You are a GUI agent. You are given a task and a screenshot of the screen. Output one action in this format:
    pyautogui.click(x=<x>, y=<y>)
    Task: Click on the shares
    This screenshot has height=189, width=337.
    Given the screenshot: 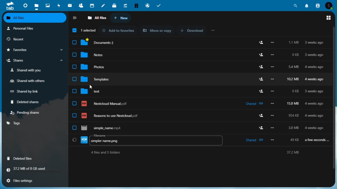 What is the action you would take?
    pyautogui.click(x=34, y=61)
    